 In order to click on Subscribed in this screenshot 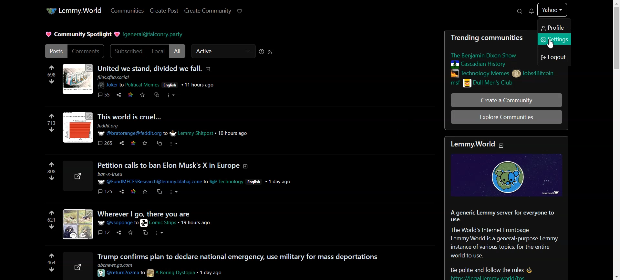, I will do `click(128, 51)`.